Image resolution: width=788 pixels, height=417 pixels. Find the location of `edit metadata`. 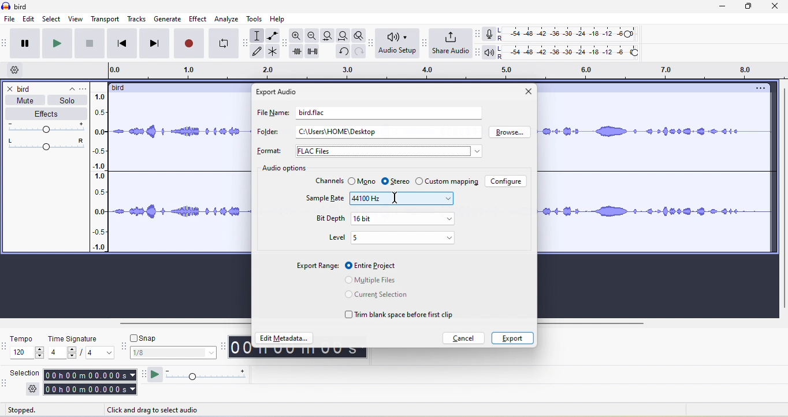

edit metadata is located at coordinates (285, 339).